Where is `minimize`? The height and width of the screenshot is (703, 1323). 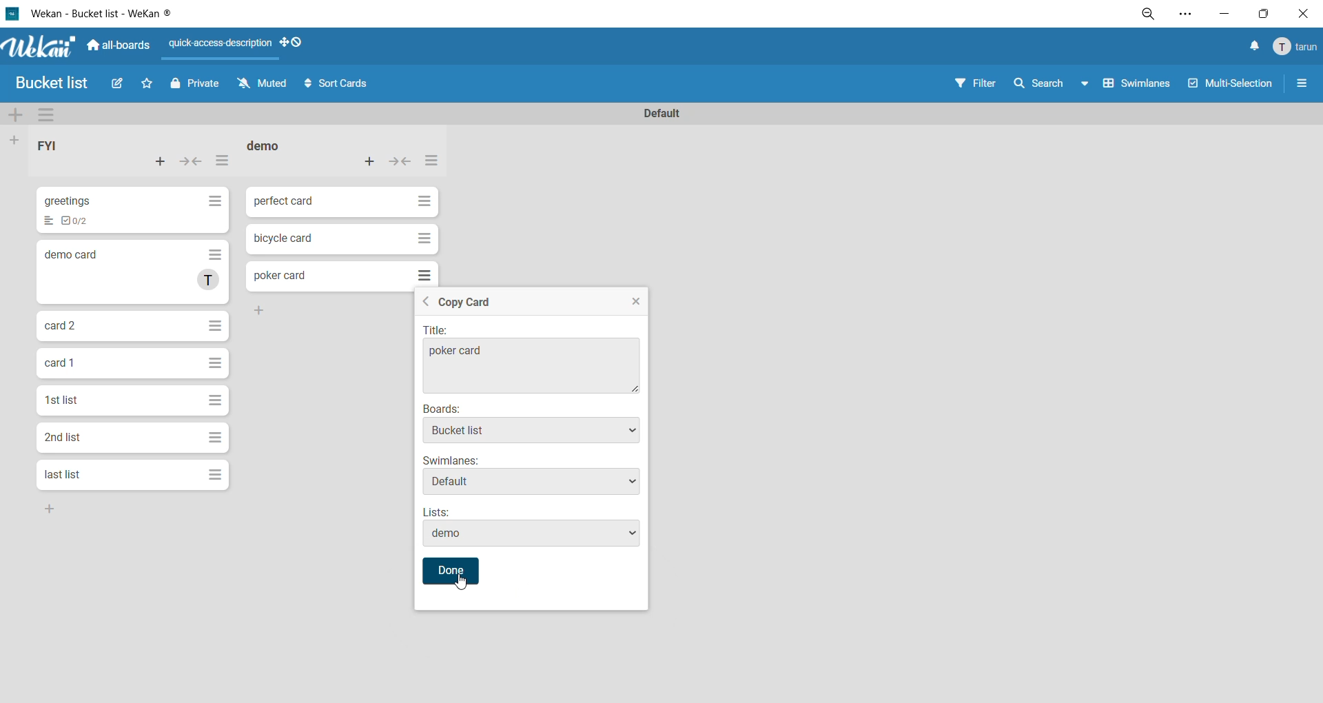 minimize is located at coordinates (1220, 14).